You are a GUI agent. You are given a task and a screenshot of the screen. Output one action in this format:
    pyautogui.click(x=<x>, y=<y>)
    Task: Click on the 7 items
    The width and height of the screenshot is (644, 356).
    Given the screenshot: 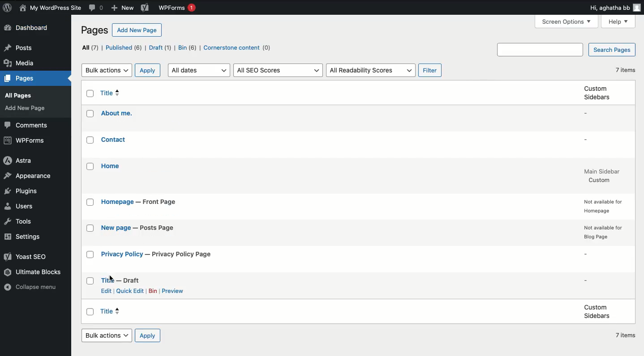 What is the action you would take?
    pyautogui.click(x=627, y=70)
    